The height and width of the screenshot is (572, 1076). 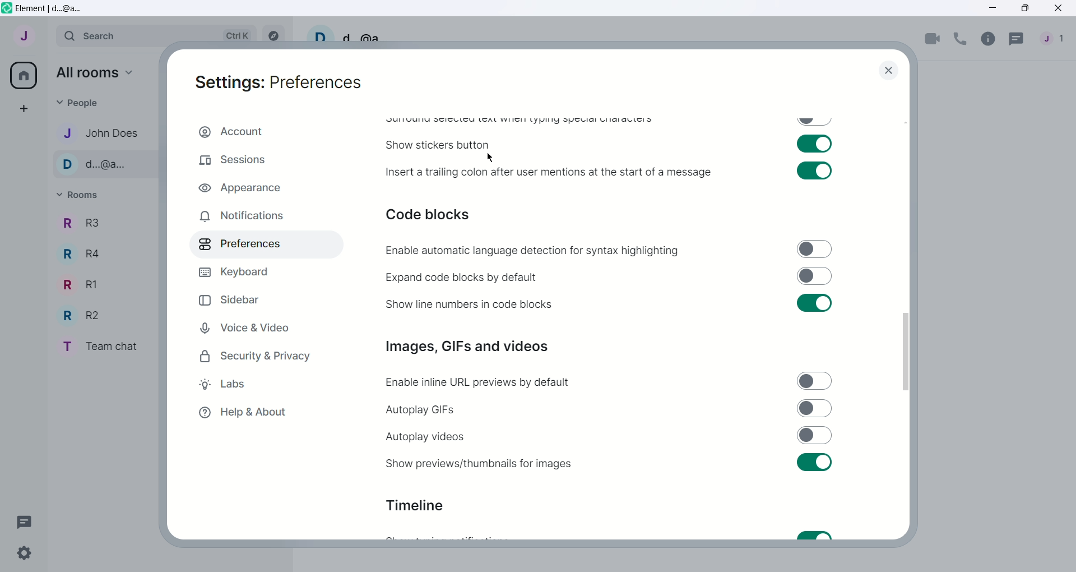 I want to click on d...@a..., so click(x=370, y=35).